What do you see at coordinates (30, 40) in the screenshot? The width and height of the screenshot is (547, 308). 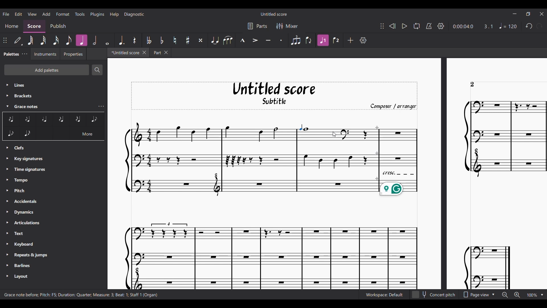 I see `64th note` at bounding box center [30, 40].